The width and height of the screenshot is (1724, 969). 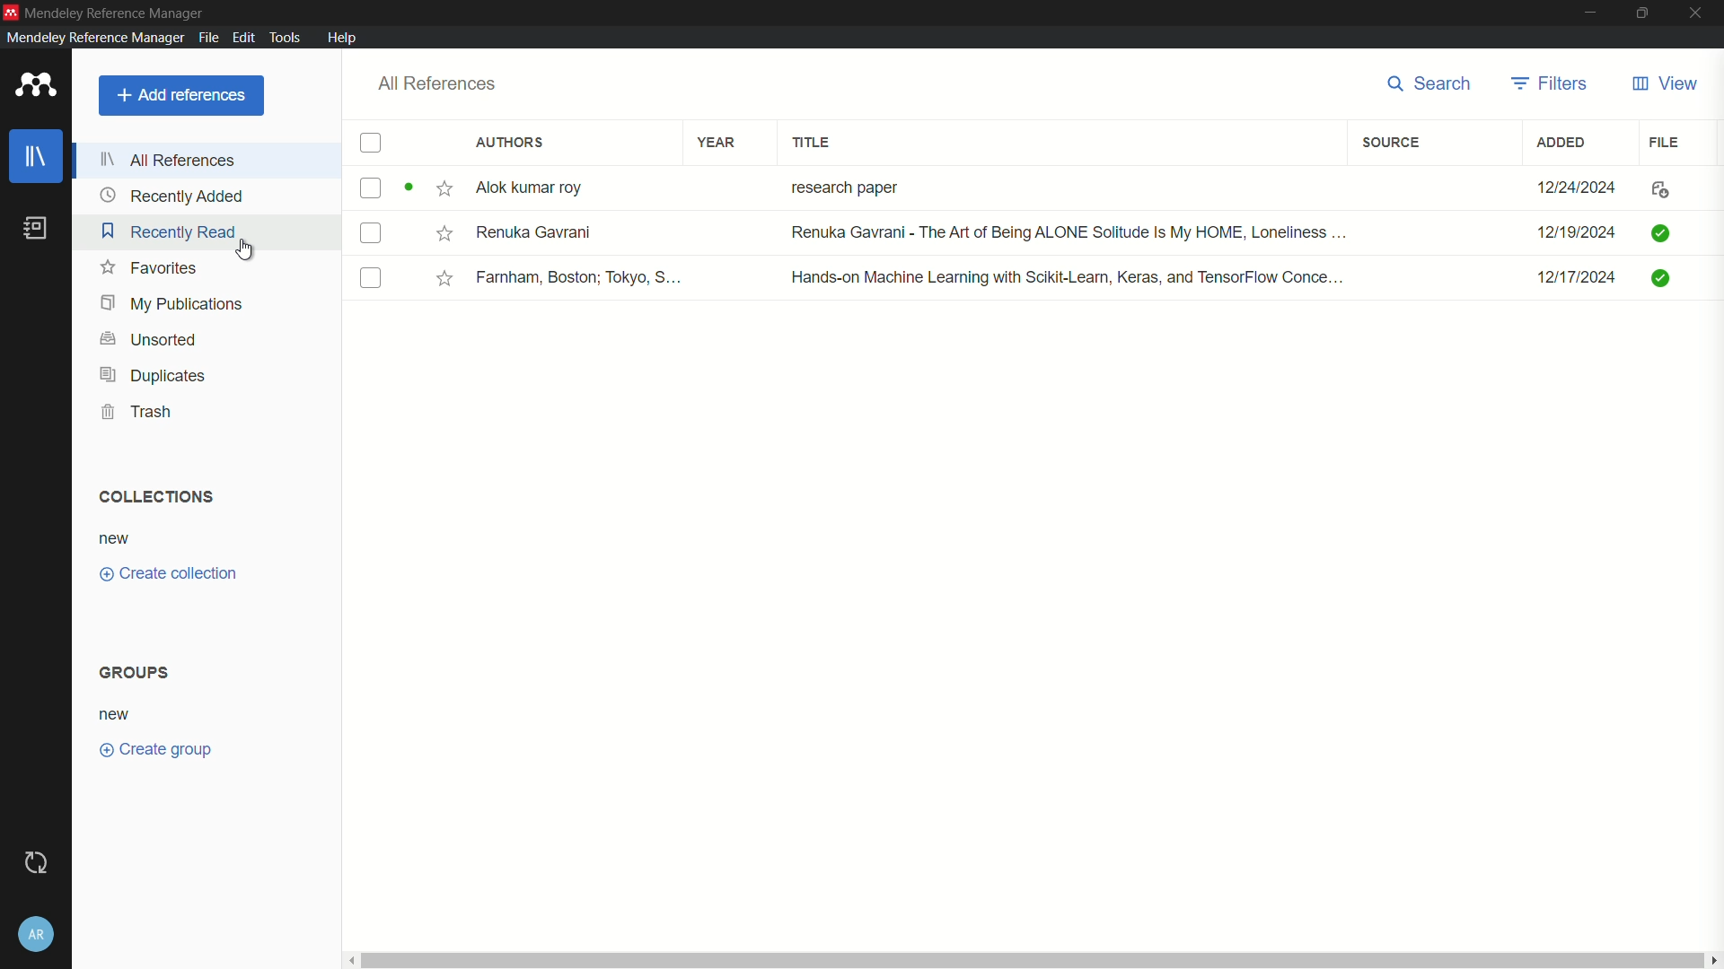 What do you see at coordinates (369, 189) in the screenshot?
I see `(un)select` at bounding box center [369, 189].